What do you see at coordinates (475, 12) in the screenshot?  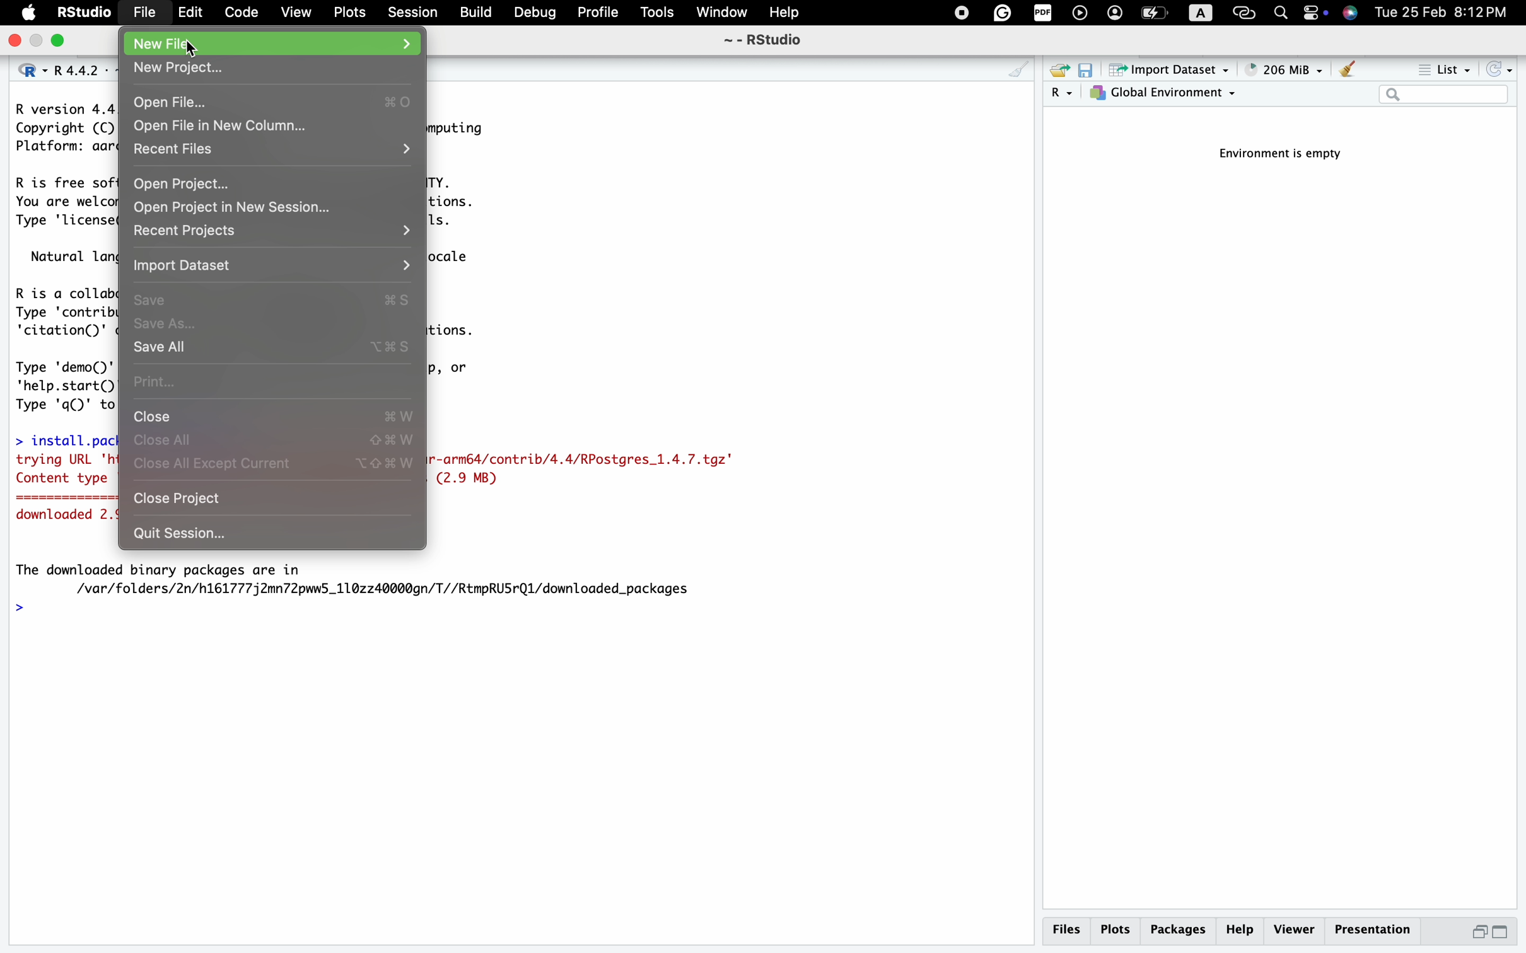 I see `build` at bounding box center [475, 12].